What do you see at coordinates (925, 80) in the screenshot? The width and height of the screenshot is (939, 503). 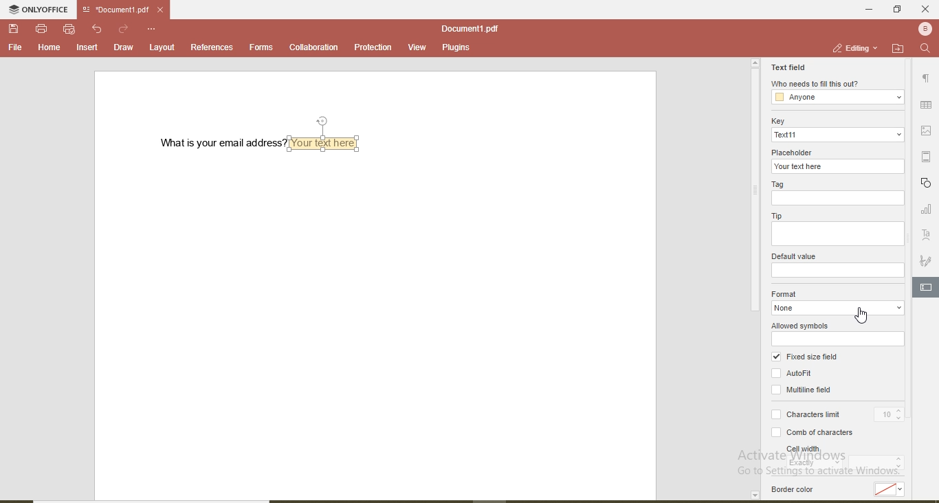 I see `paragraph` at bounding box center [925, 80].